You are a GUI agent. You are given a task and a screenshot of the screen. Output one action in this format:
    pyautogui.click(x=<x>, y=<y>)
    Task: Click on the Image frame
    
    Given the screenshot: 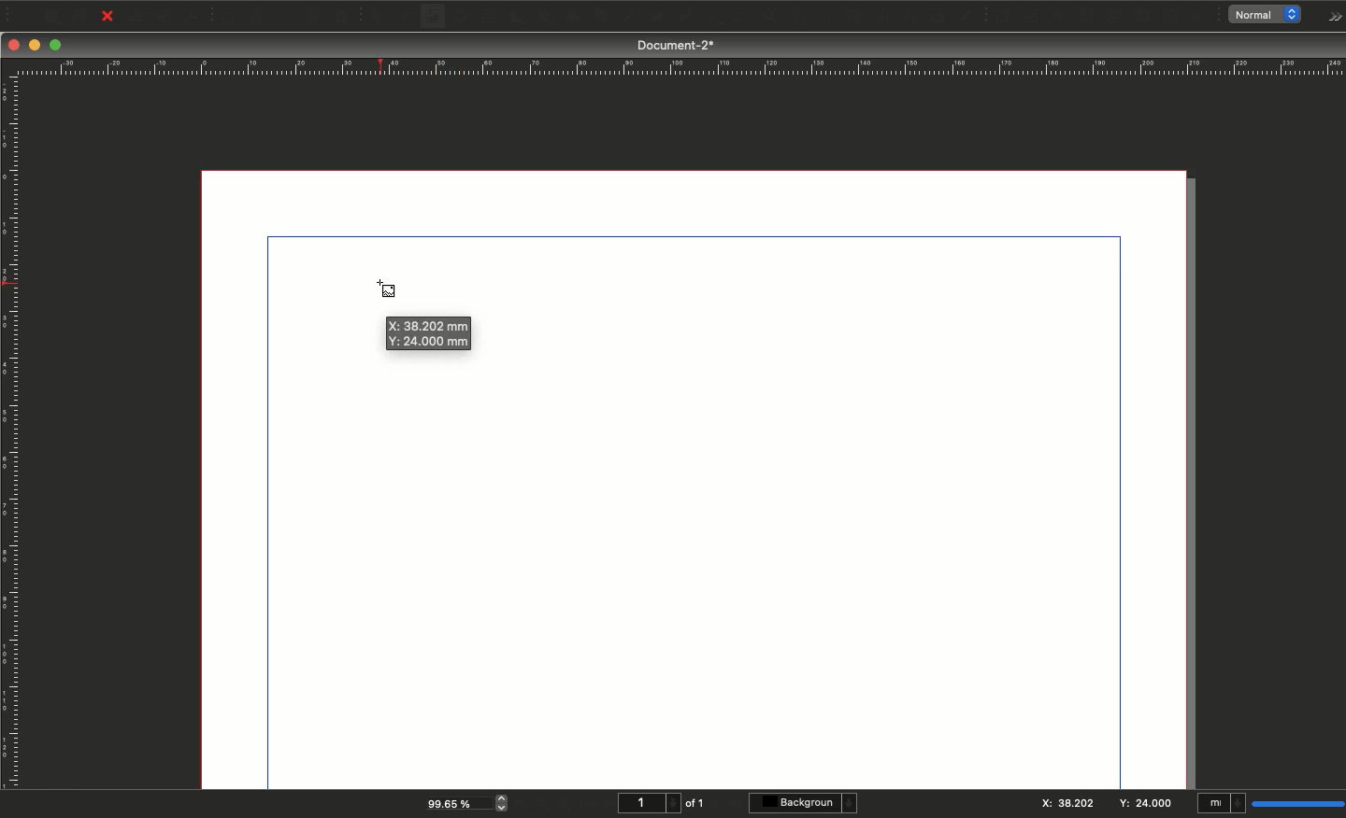 What is the action you would take?
    pyautogui.click(x=436, y=19)
    